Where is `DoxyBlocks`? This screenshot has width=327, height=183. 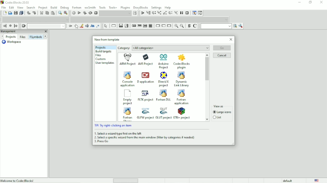
DoxyBlocks is located at coordinates (141, 7).